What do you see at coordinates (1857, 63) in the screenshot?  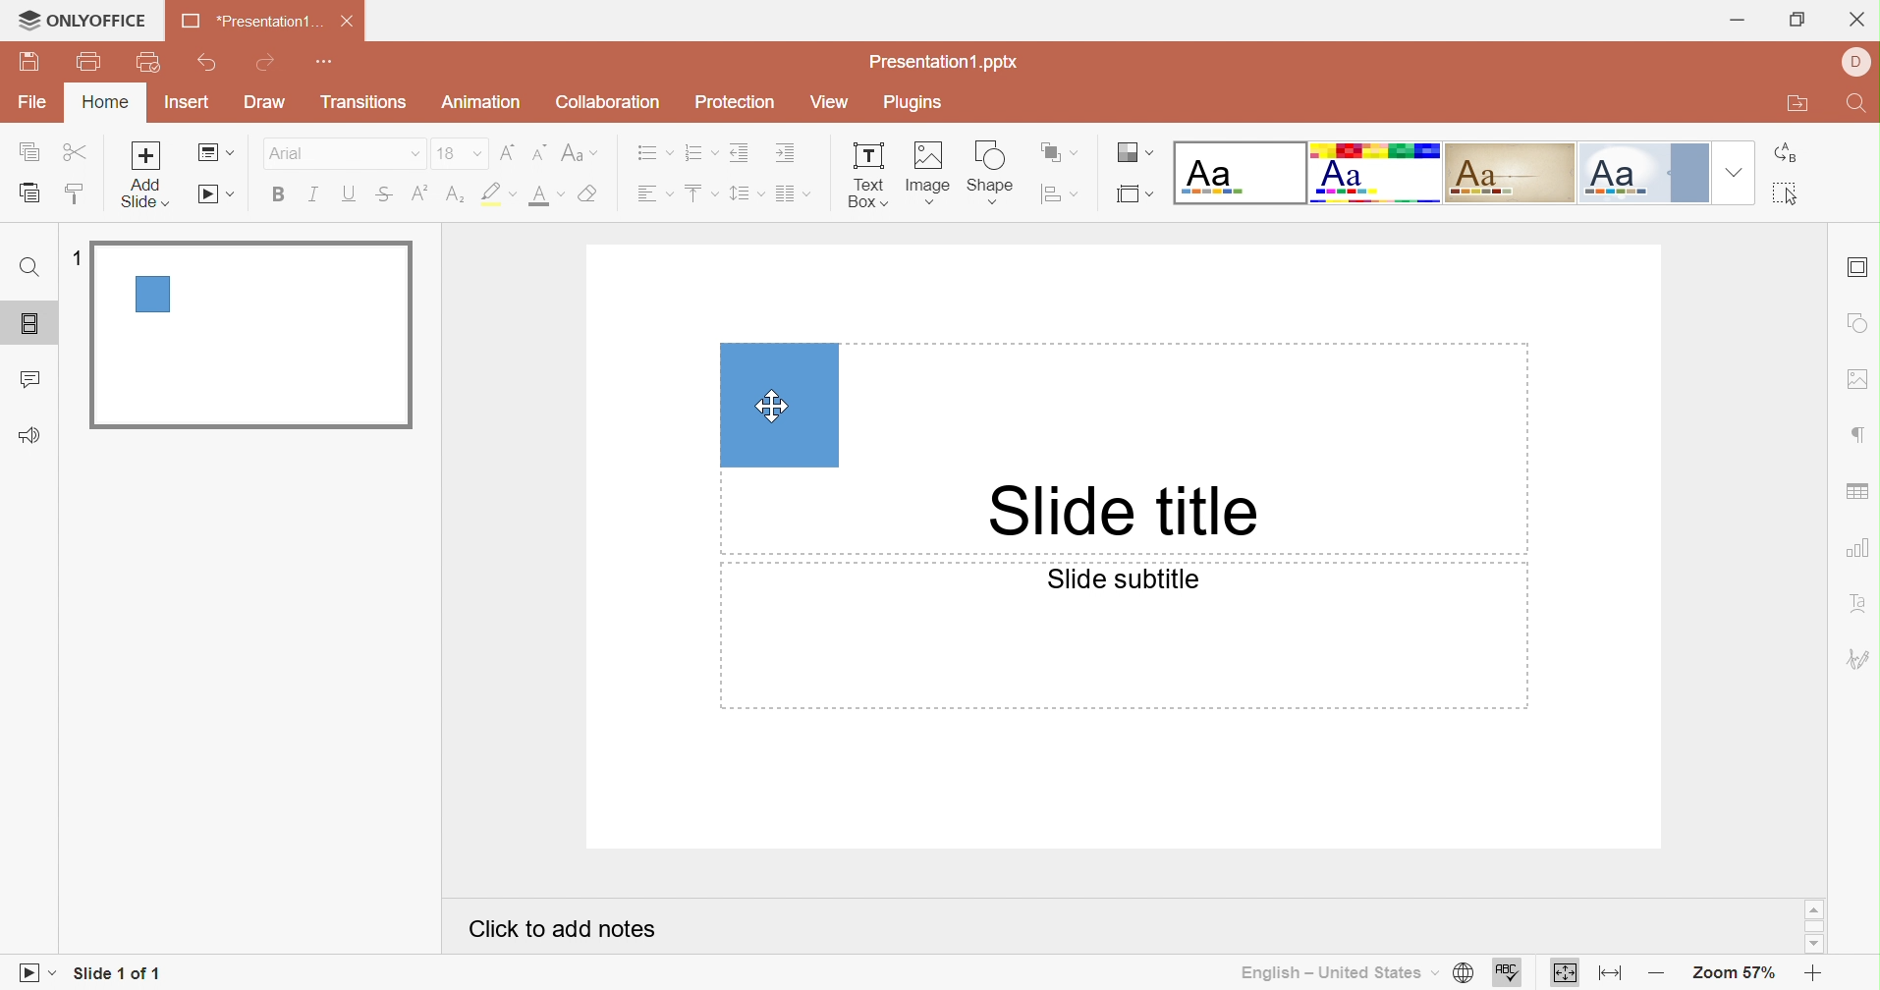 I see `DELL` at bounding box center [1857, 63].